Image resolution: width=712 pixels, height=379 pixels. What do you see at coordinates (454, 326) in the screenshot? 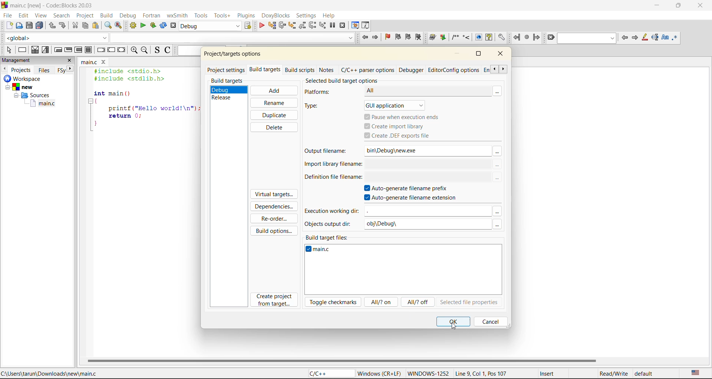
I see `cursor` at bounding box center [454, 326].